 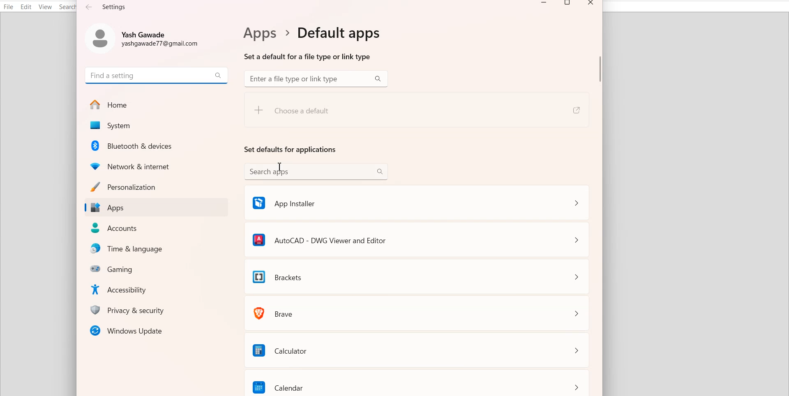 What do you see at coordinates (156, 208) in the screenshot?
I see `Apps` at bounding box center [156, 208].